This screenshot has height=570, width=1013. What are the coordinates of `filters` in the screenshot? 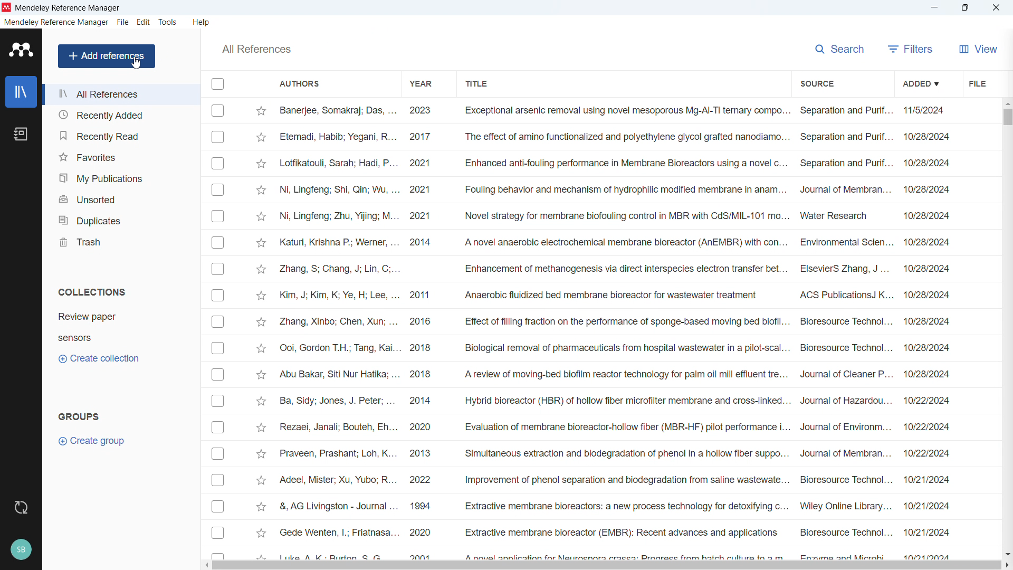 It's located at (911, 49).